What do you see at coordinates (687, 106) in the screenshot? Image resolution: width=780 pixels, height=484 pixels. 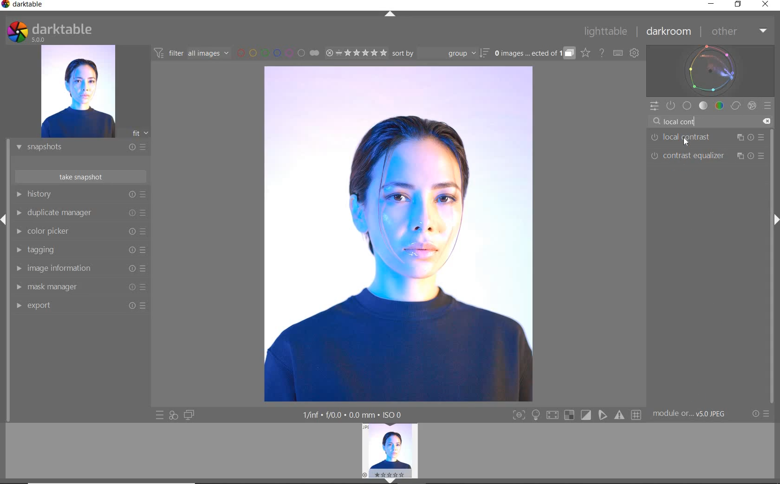 I see `BASE` at bounding box center [687, 106].